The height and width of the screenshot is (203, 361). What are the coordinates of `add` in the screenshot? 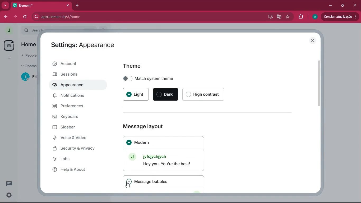 It's located at (9, 58).